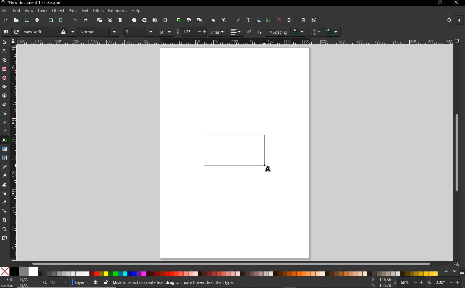 This screenshot has width=465, height=288. Describe the element at coordinates (405, 282) in the screenshot. I see `68` at that location.